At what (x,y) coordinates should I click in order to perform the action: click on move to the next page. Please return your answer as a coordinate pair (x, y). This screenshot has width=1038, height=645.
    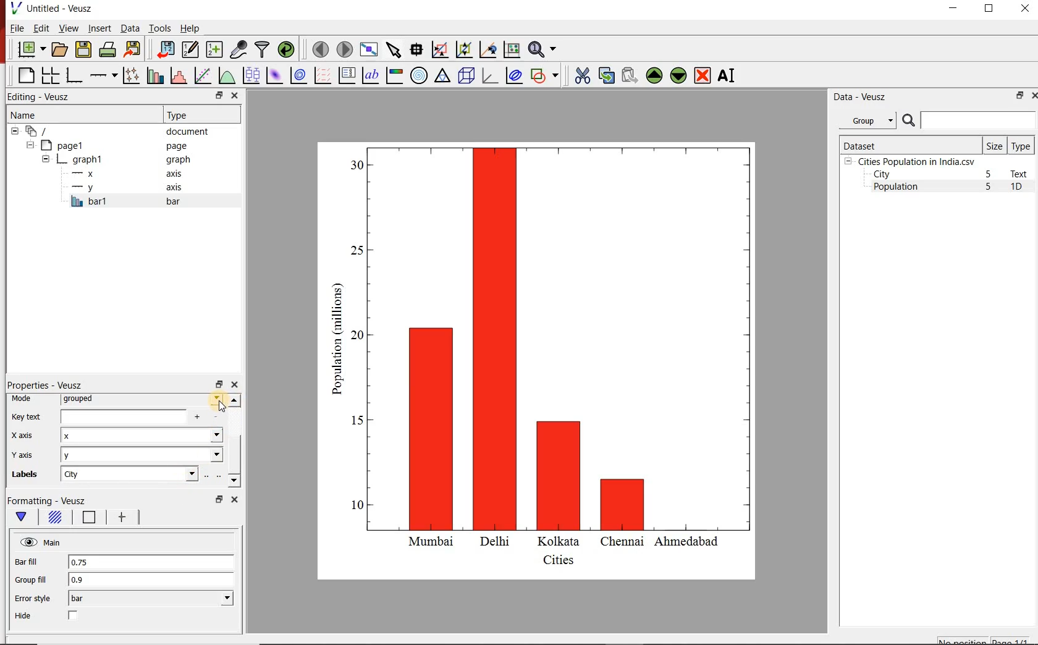
    Looking at the image, I should click on (344, 49).